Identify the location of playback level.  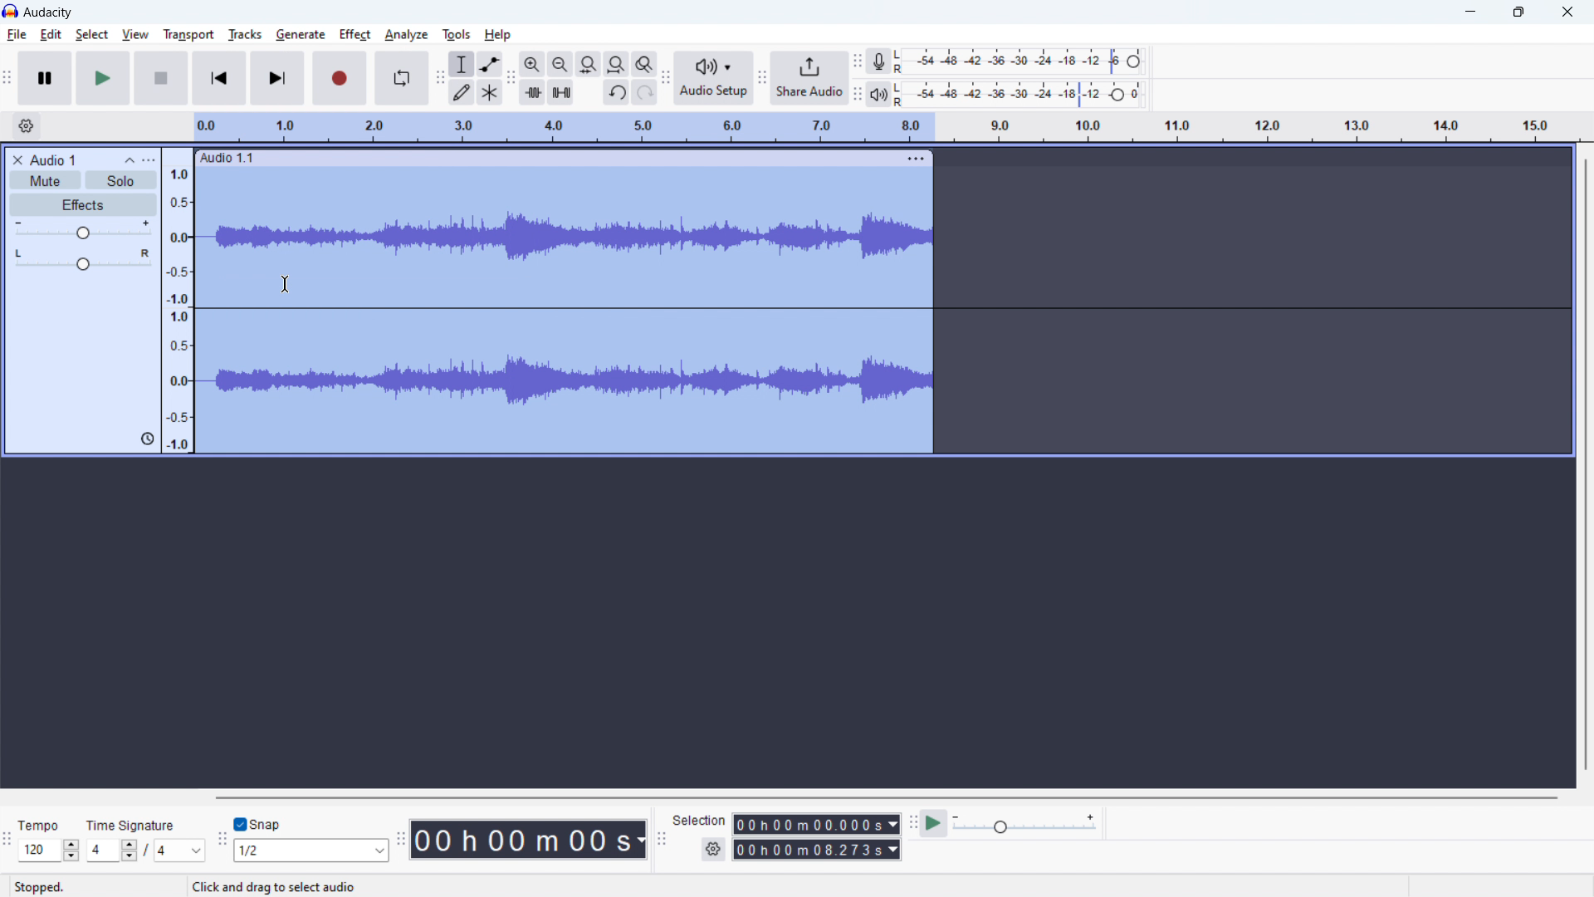
(1019, 93).